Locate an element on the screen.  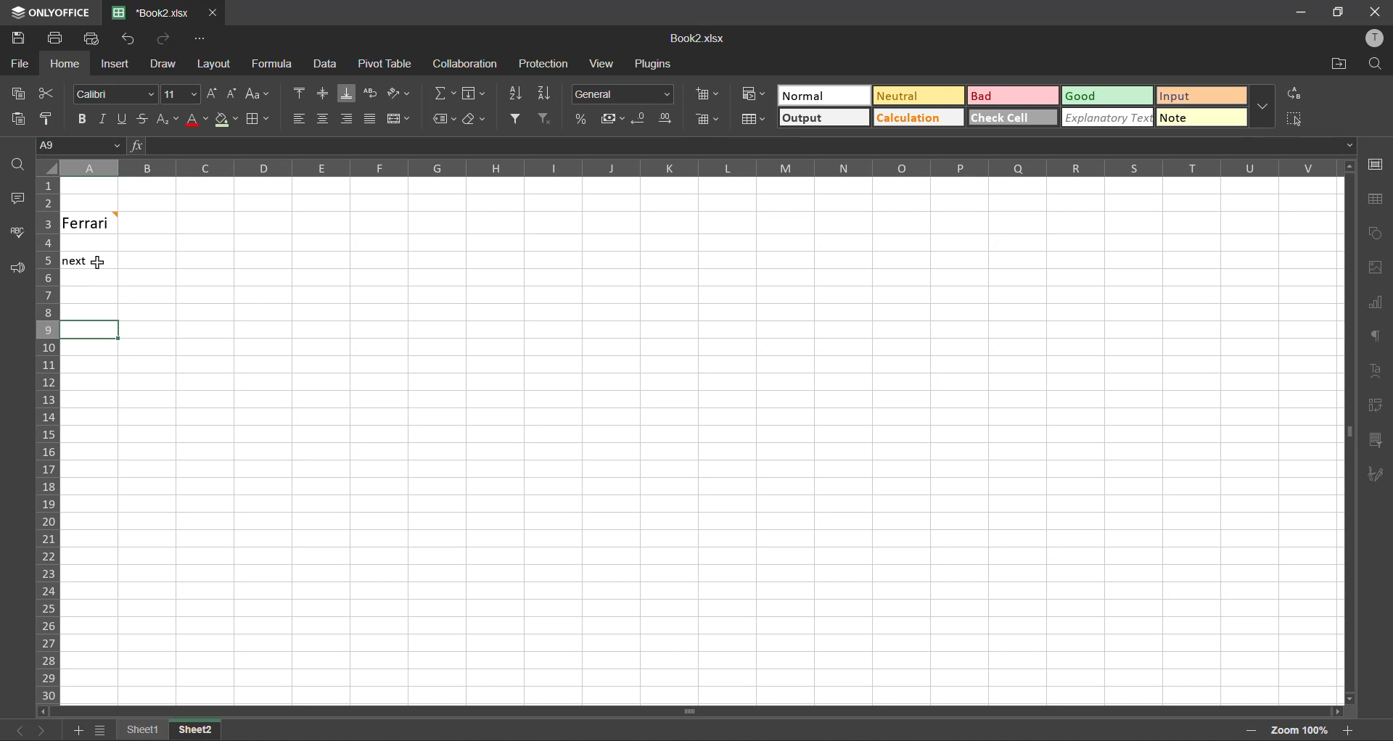
font size is located at coordinates (180, 93).